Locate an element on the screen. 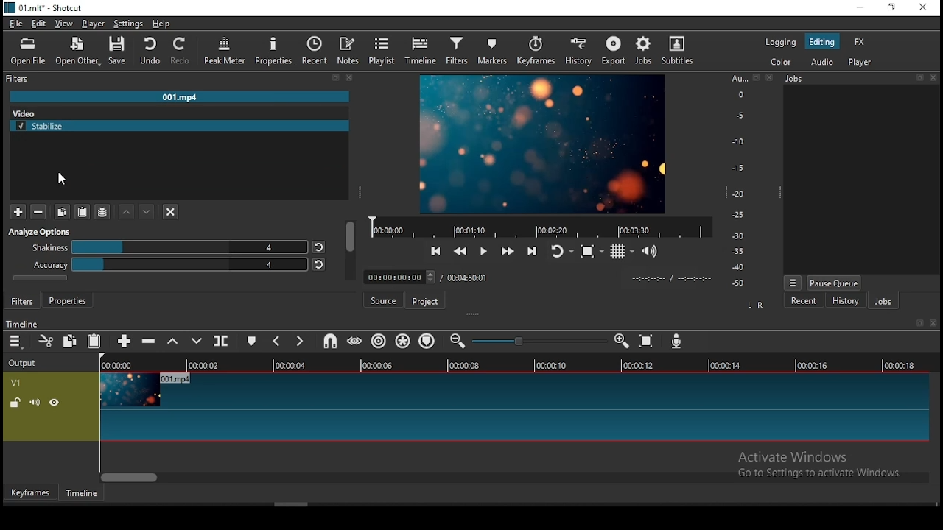 The height and width of the screenshot is (530, 943). forward is located at coordinates (508, 251).